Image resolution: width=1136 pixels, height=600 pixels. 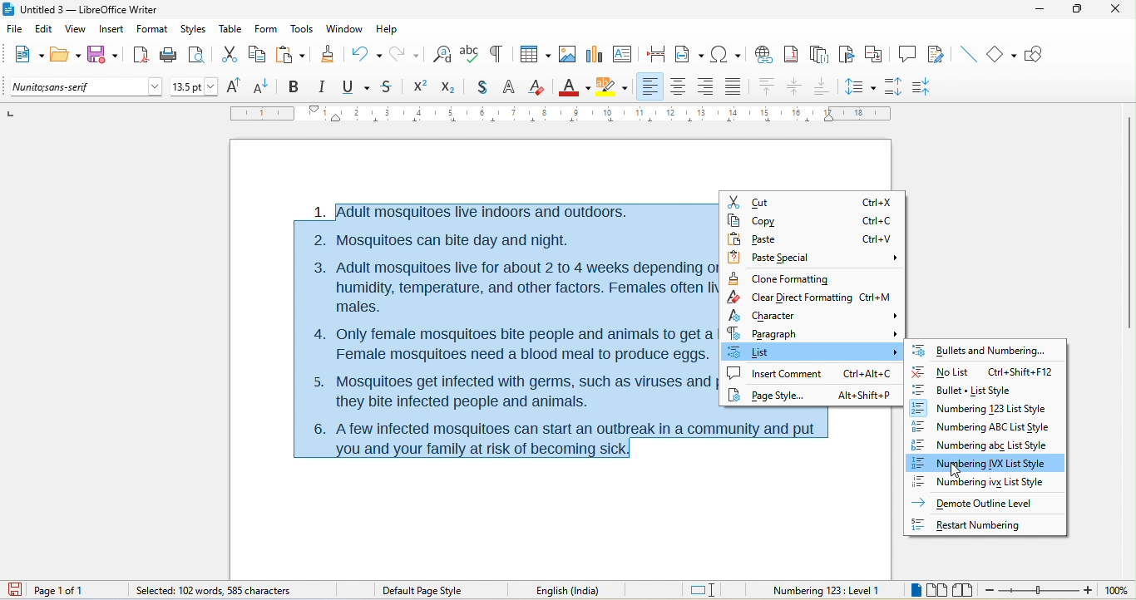 What do you see at coordinates (367, 52) in the screenshot?
I see `undo` at bounding box center [367, 52].